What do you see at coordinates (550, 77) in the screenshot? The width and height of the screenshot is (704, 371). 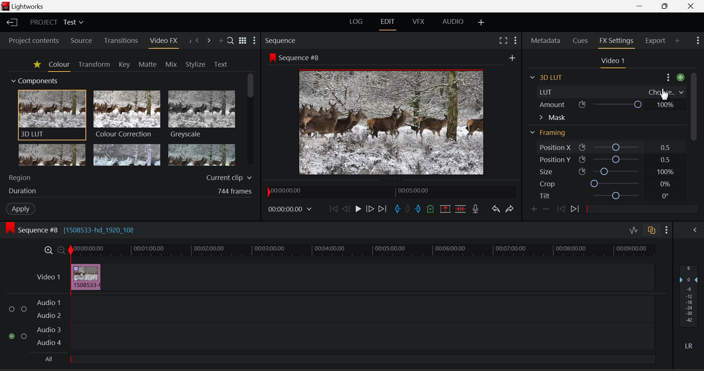 I see `3D LUT Section` at bounding box center [550, 77].